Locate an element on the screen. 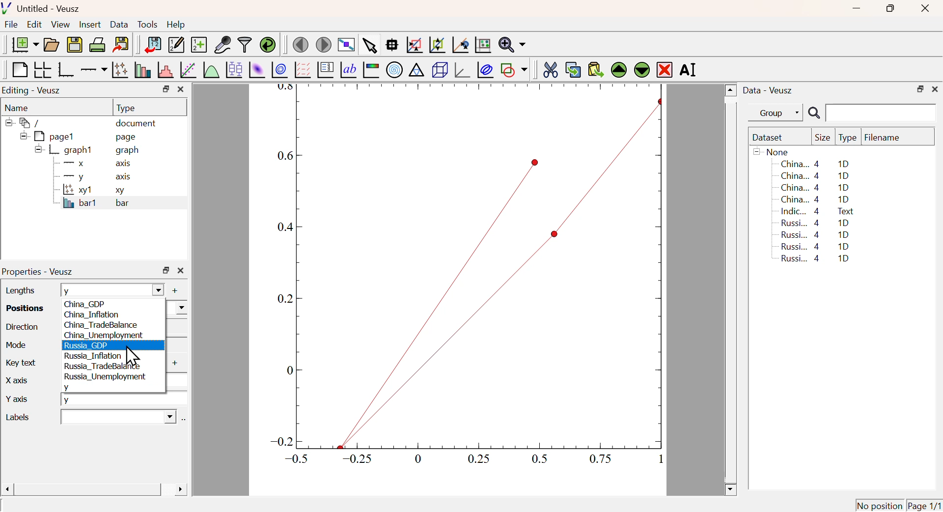  Filename is located at coordinates (887, 138).